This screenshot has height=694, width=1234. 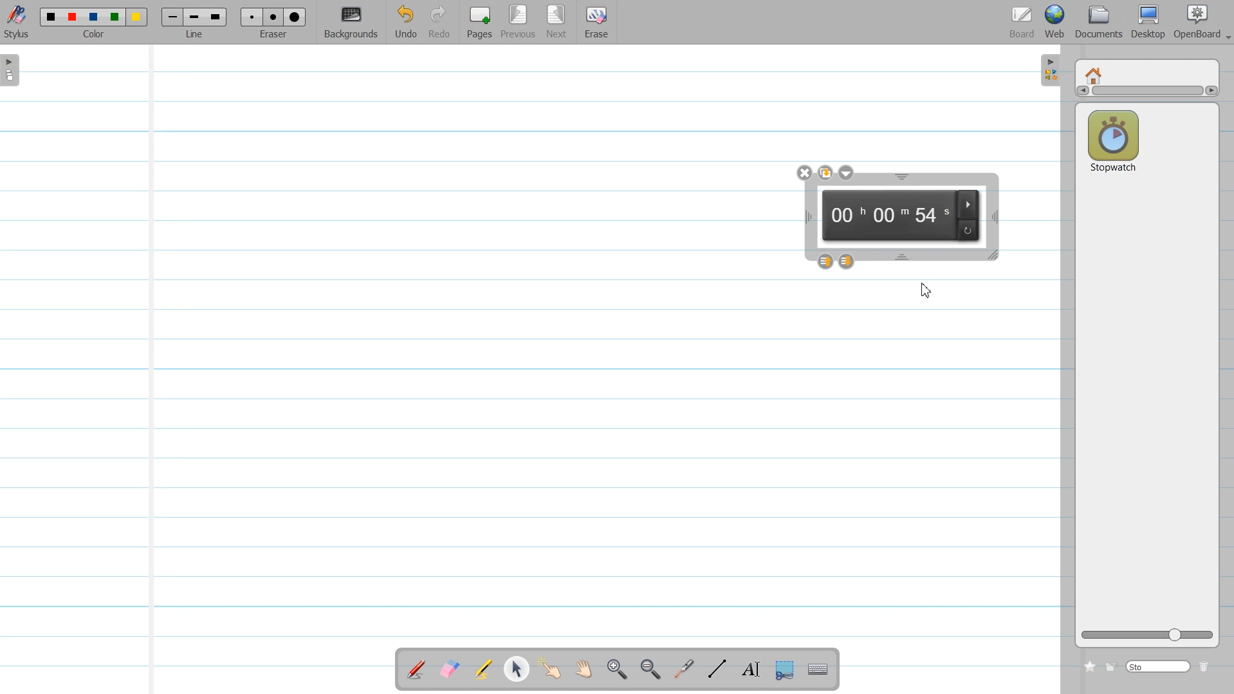 I want to click on Sidebar, so click(x=14, y=70).